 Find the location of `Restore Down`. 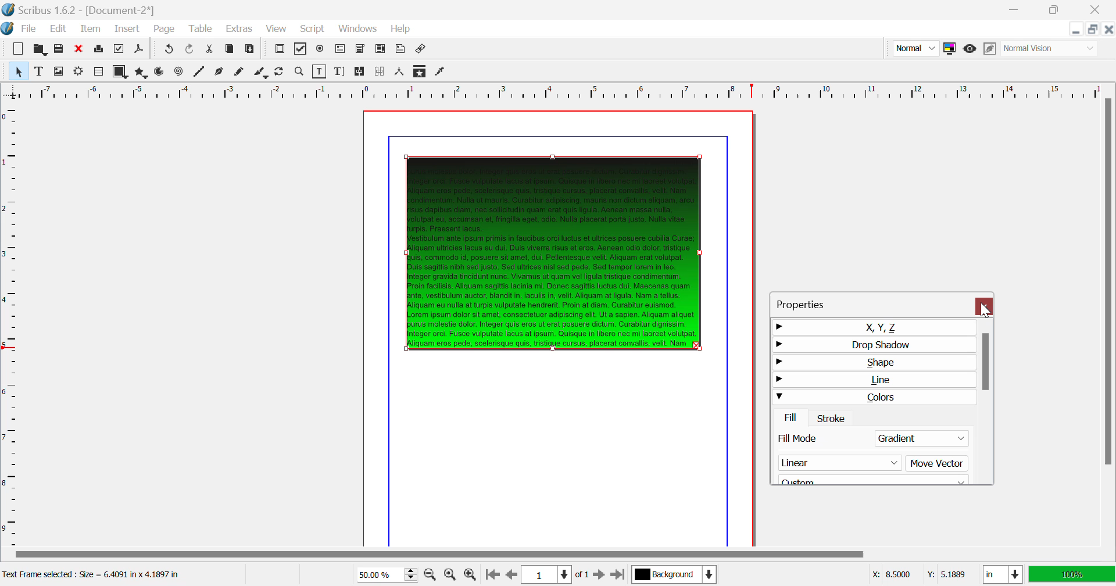

Restore Down is located at coordinates (1077, 29).